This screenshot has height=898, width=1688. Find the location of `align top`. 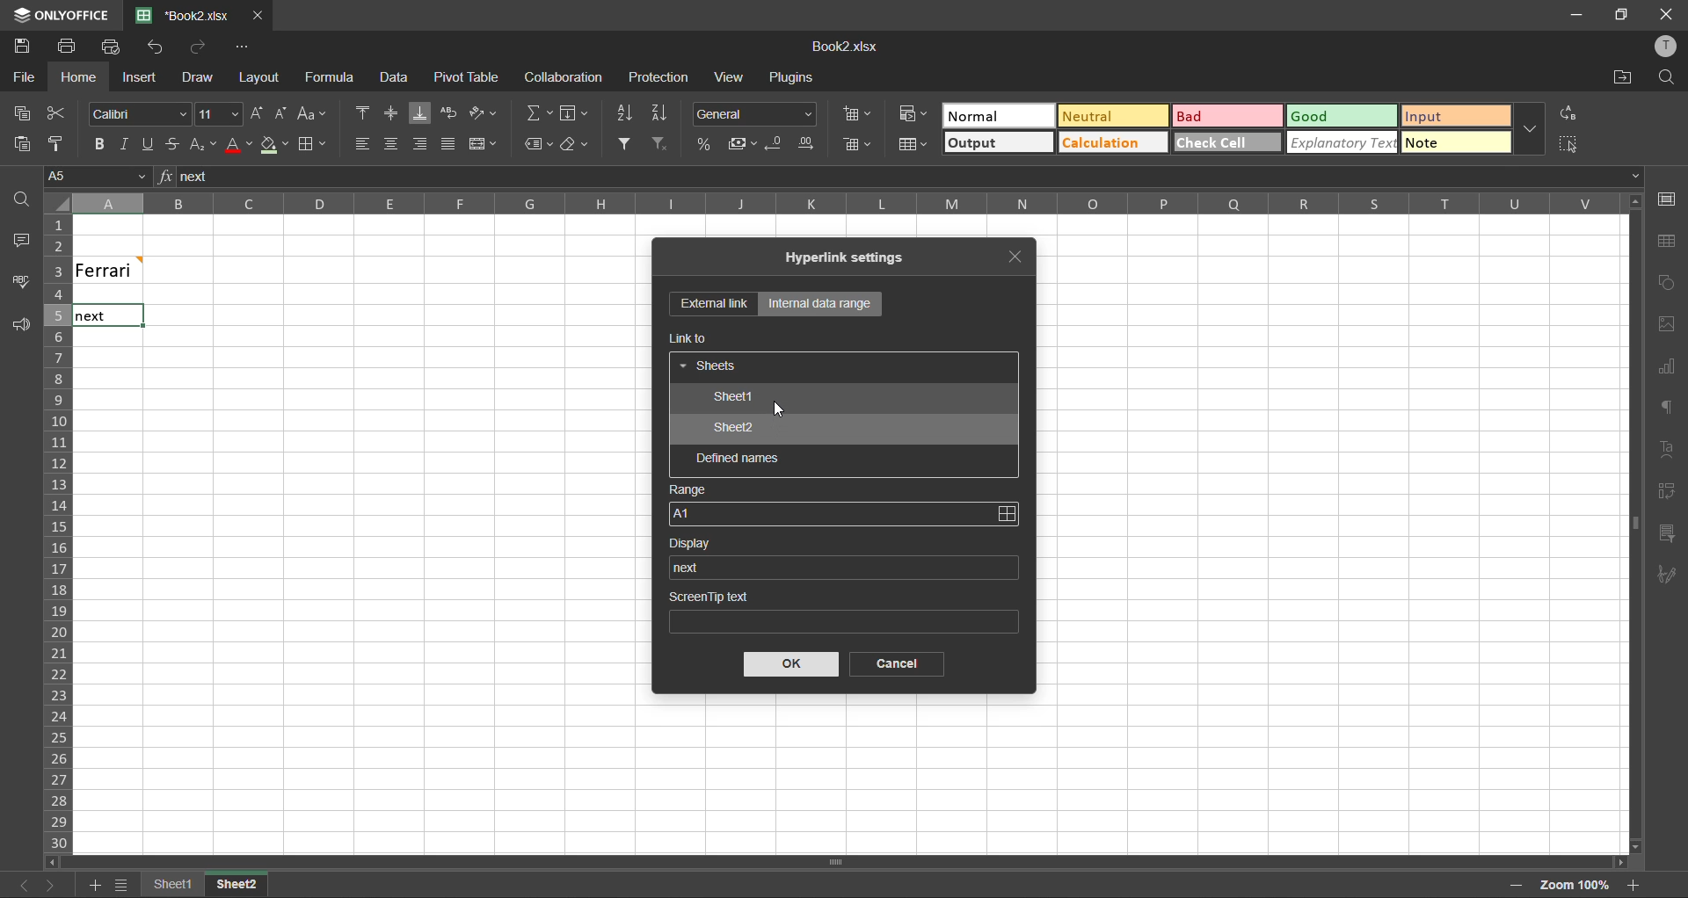

align top is located at coordinates (364, 114).